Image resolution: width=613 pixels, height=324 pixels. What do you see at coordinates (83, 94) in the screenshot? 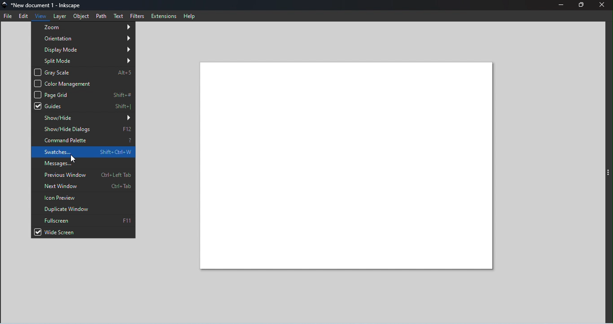
I see `Page grid` at bounding box center [83, 94].